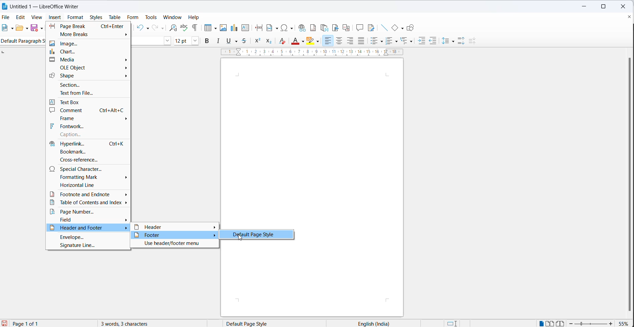  Describe the element at coordinates (375, 41) in the screenshot. I see `toggle ordered list ` at that location.